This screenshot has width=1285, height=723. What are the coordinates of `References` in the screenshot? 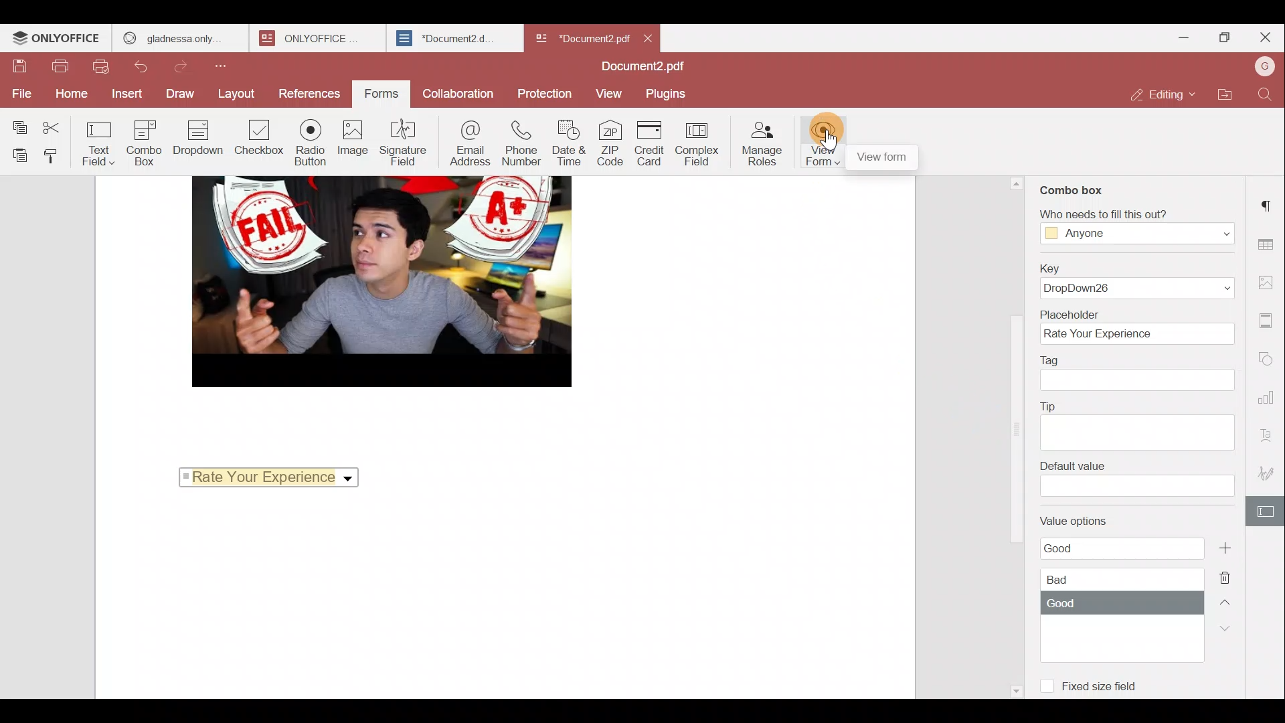 It's located at (307, 92).